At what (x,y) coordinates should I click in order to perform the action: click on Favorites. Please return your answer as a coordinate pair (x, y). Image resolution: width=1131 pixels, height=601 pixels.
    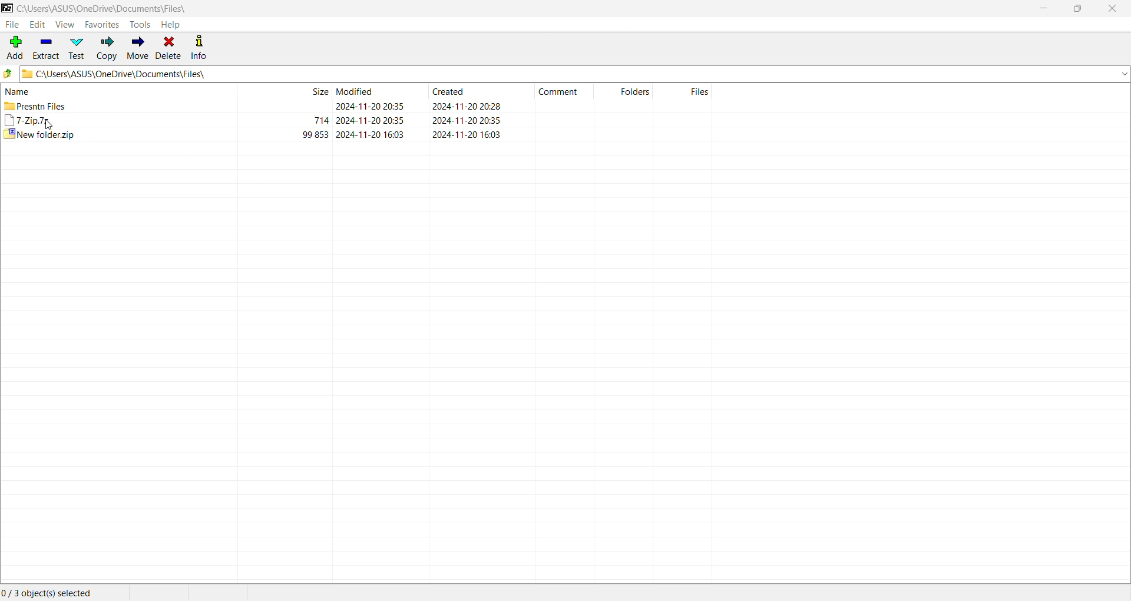
    Looking at the image, I should click on (102, 25).